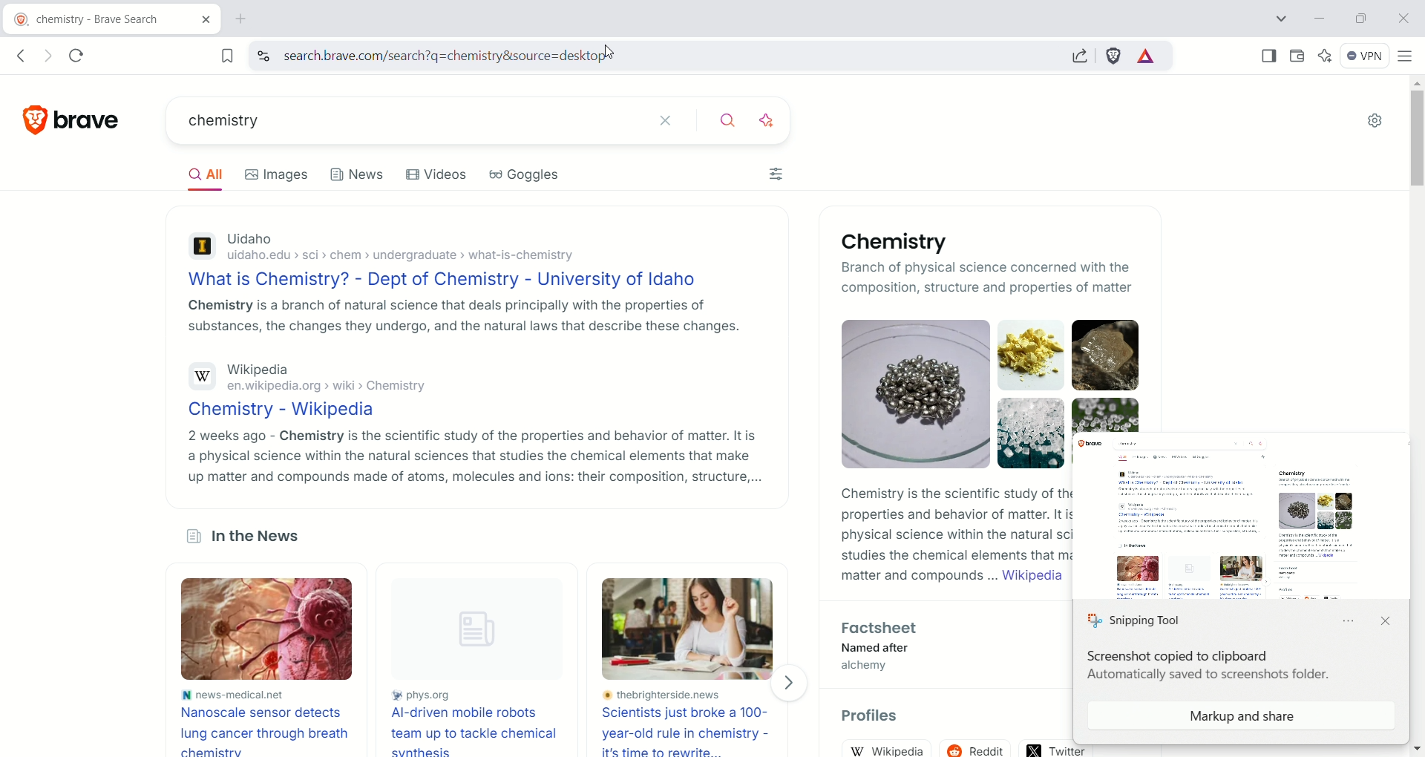 The height and width of the screenshot is (757, 1425). I want to click on search tabs, so click(1284, 19).